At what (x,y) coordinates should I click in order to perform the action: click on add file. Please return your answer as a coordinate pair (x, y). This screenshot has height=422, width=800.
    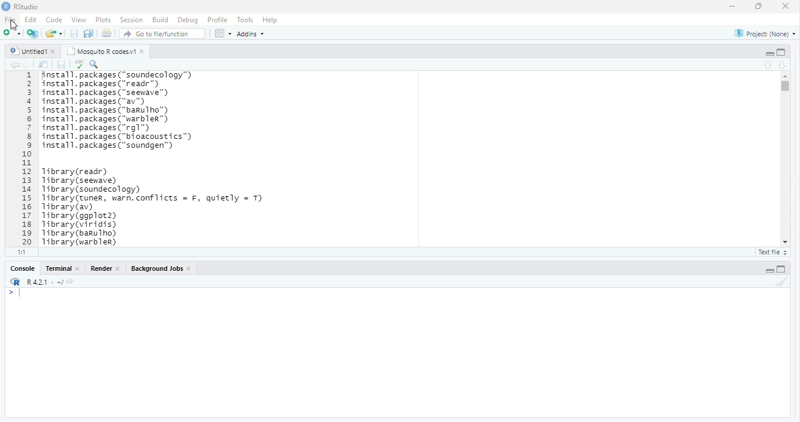
    Looking at the image, I should click on (33, 33).